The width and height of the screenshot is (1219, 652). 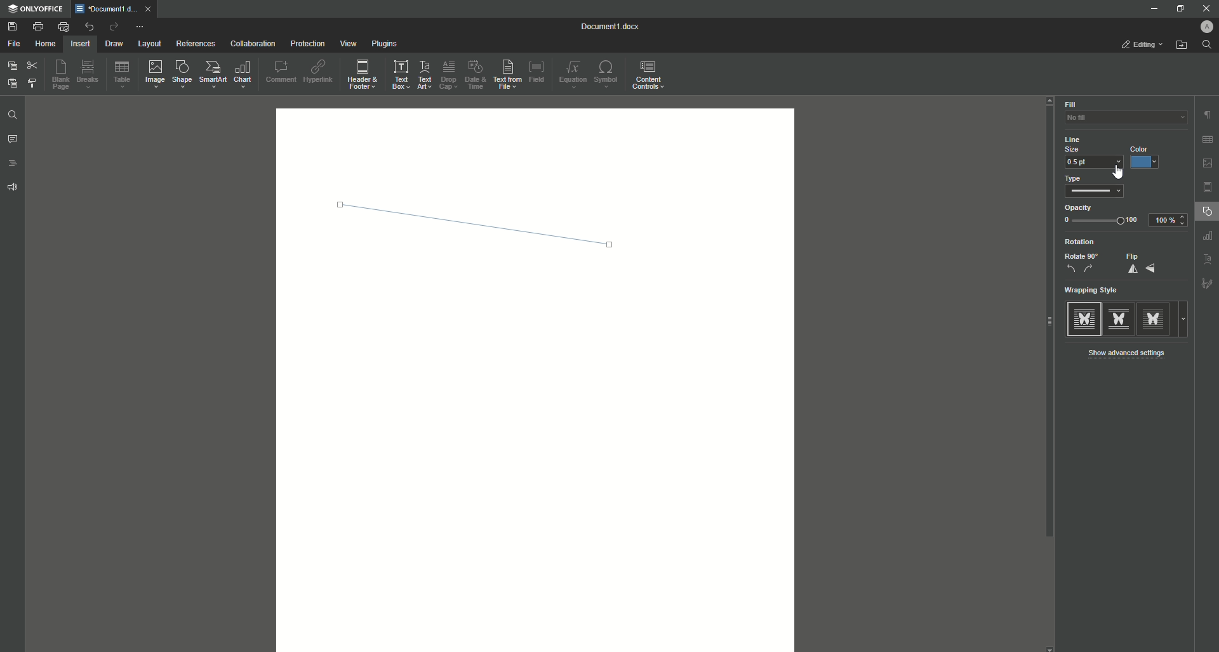 I want to click on Symbol, so click(x=608, y=75).